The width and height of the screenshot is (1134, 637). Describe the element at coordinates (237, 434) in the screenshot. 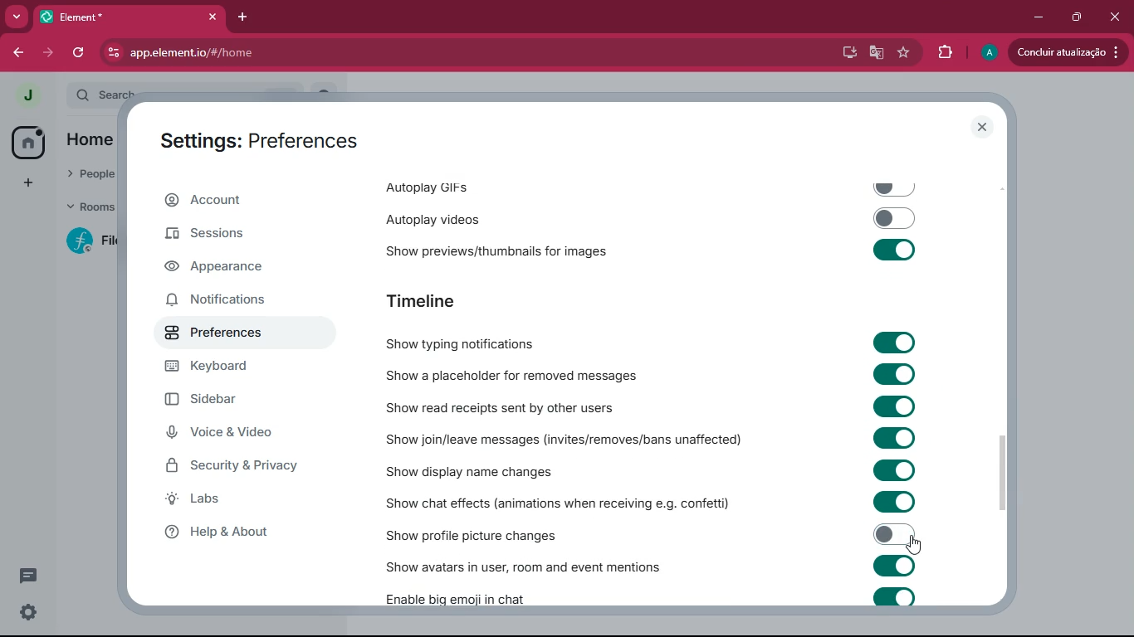

I see `voice & video` at that location.